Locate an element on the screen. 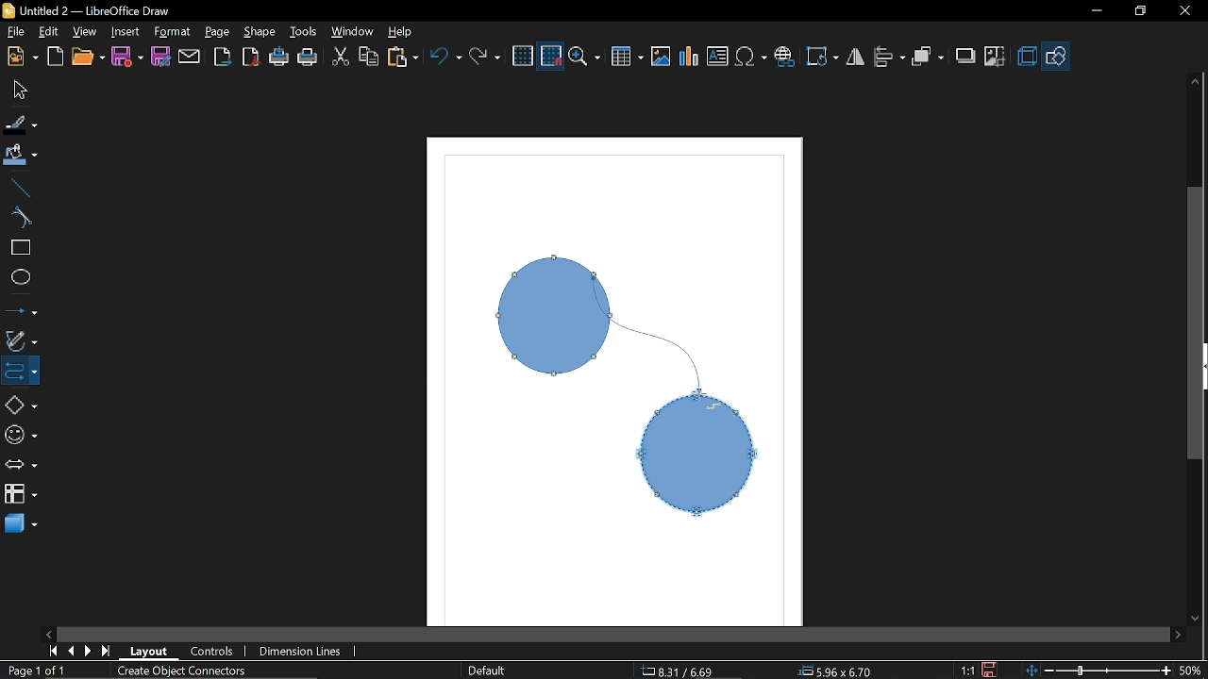 Image resolution: width=1208 pixels, height=679 pixels. Page style is located at coordinates (487, 671).